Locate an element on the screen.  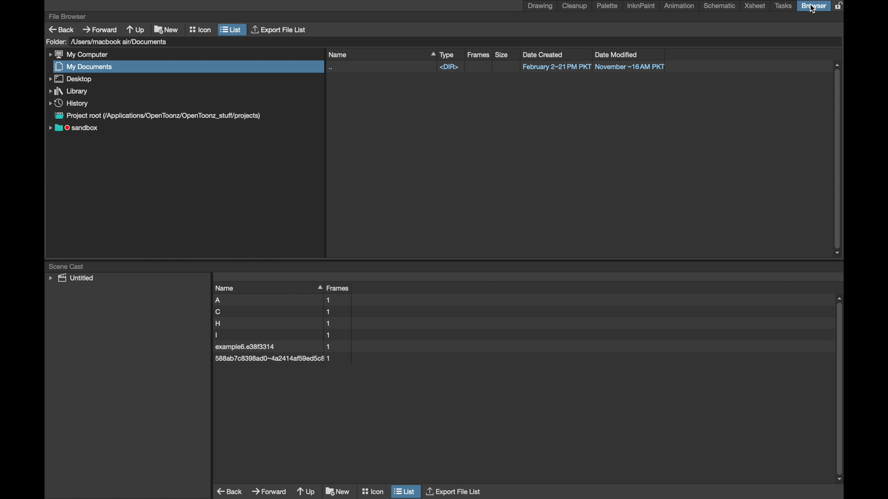
folder is located at coordinates (55, 42).